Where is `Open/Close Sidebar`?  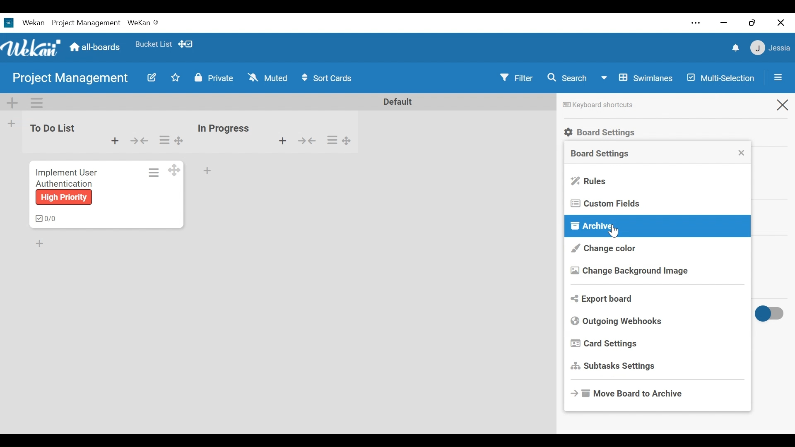
Open/Close Sidebar is located at coordinates (777, 77).